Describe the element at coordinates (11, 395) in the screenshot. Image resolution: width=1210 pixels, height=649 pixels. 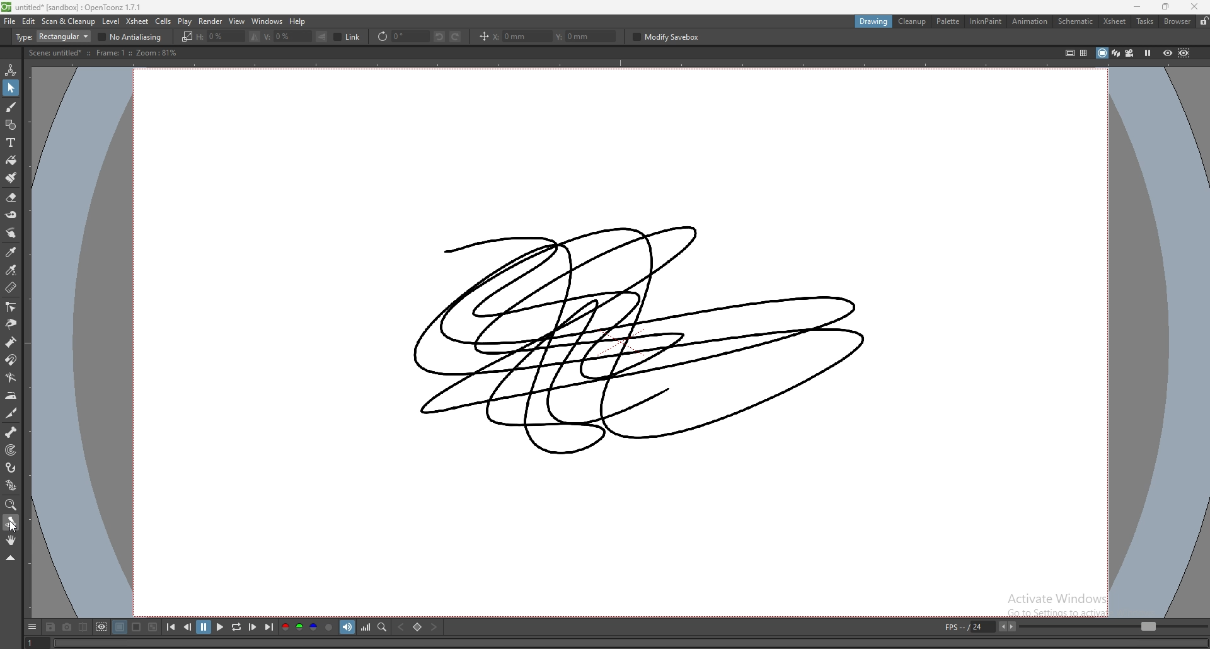
I see `iron` at that location.